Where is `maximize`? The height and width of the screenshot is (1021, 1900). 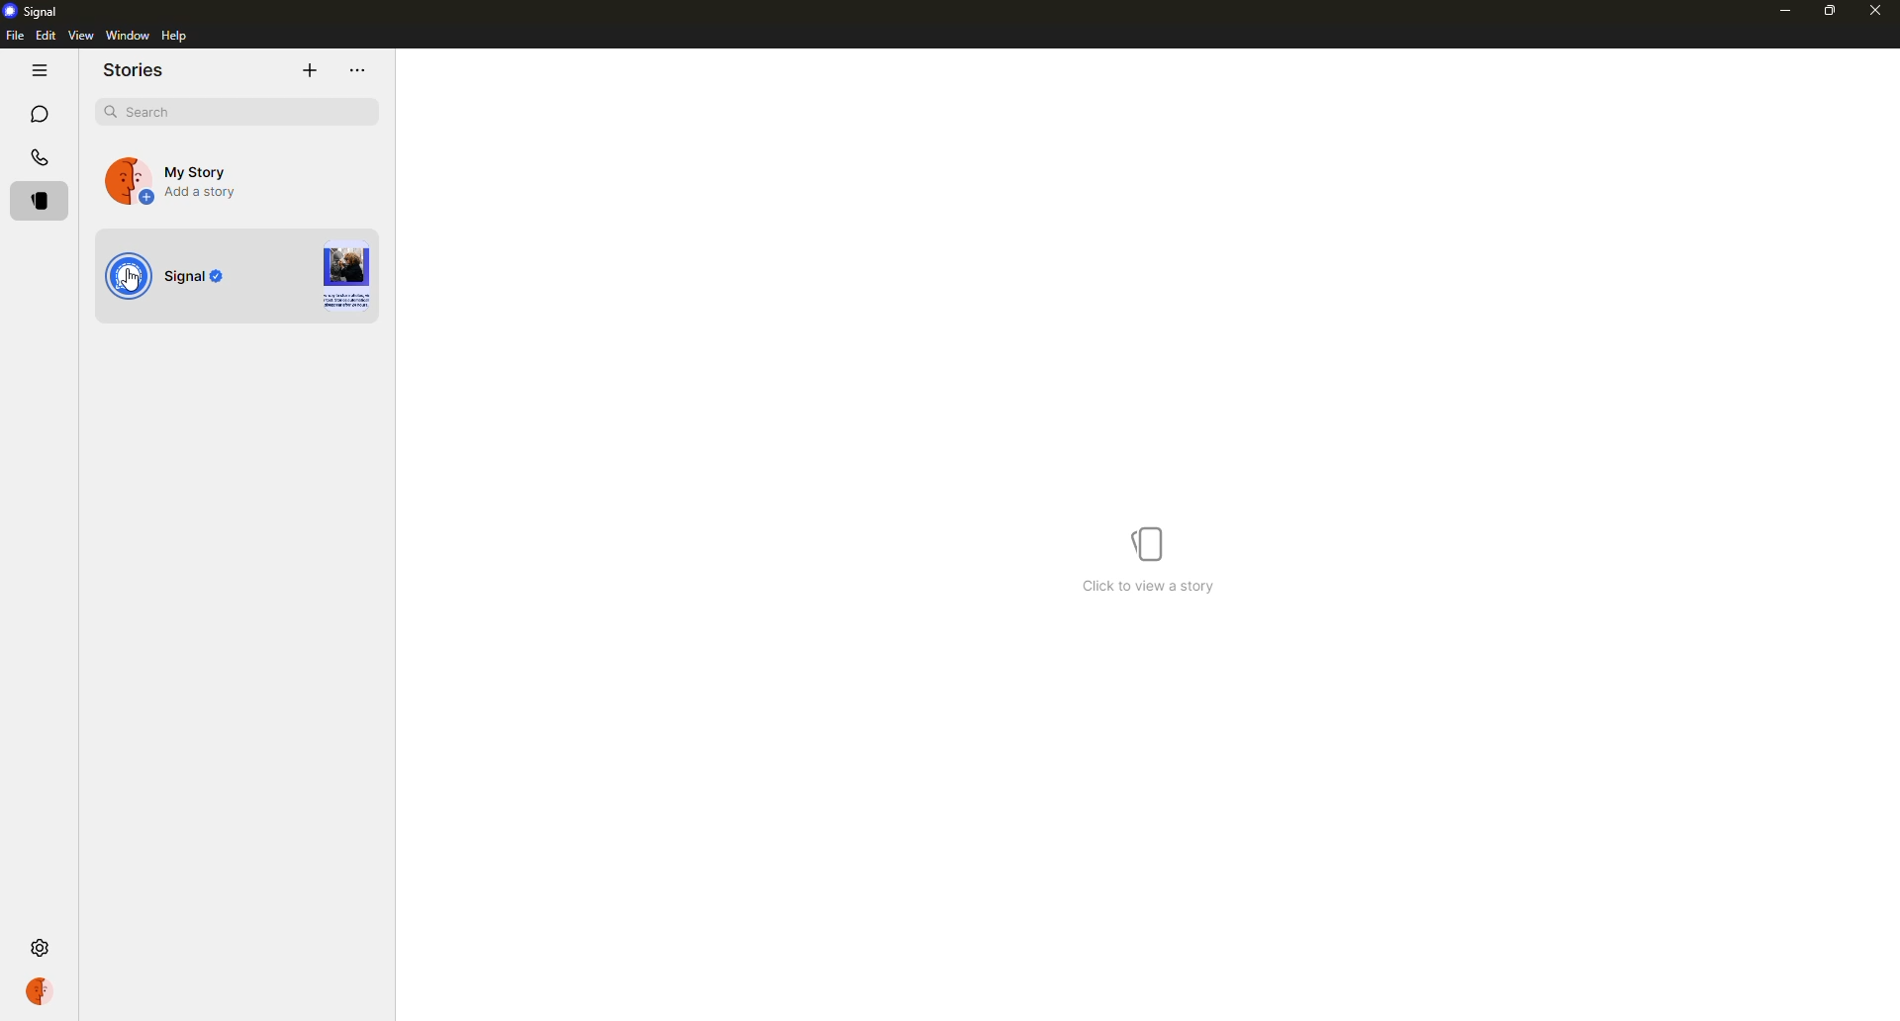 maximize is located at coordinates (1830, 12).